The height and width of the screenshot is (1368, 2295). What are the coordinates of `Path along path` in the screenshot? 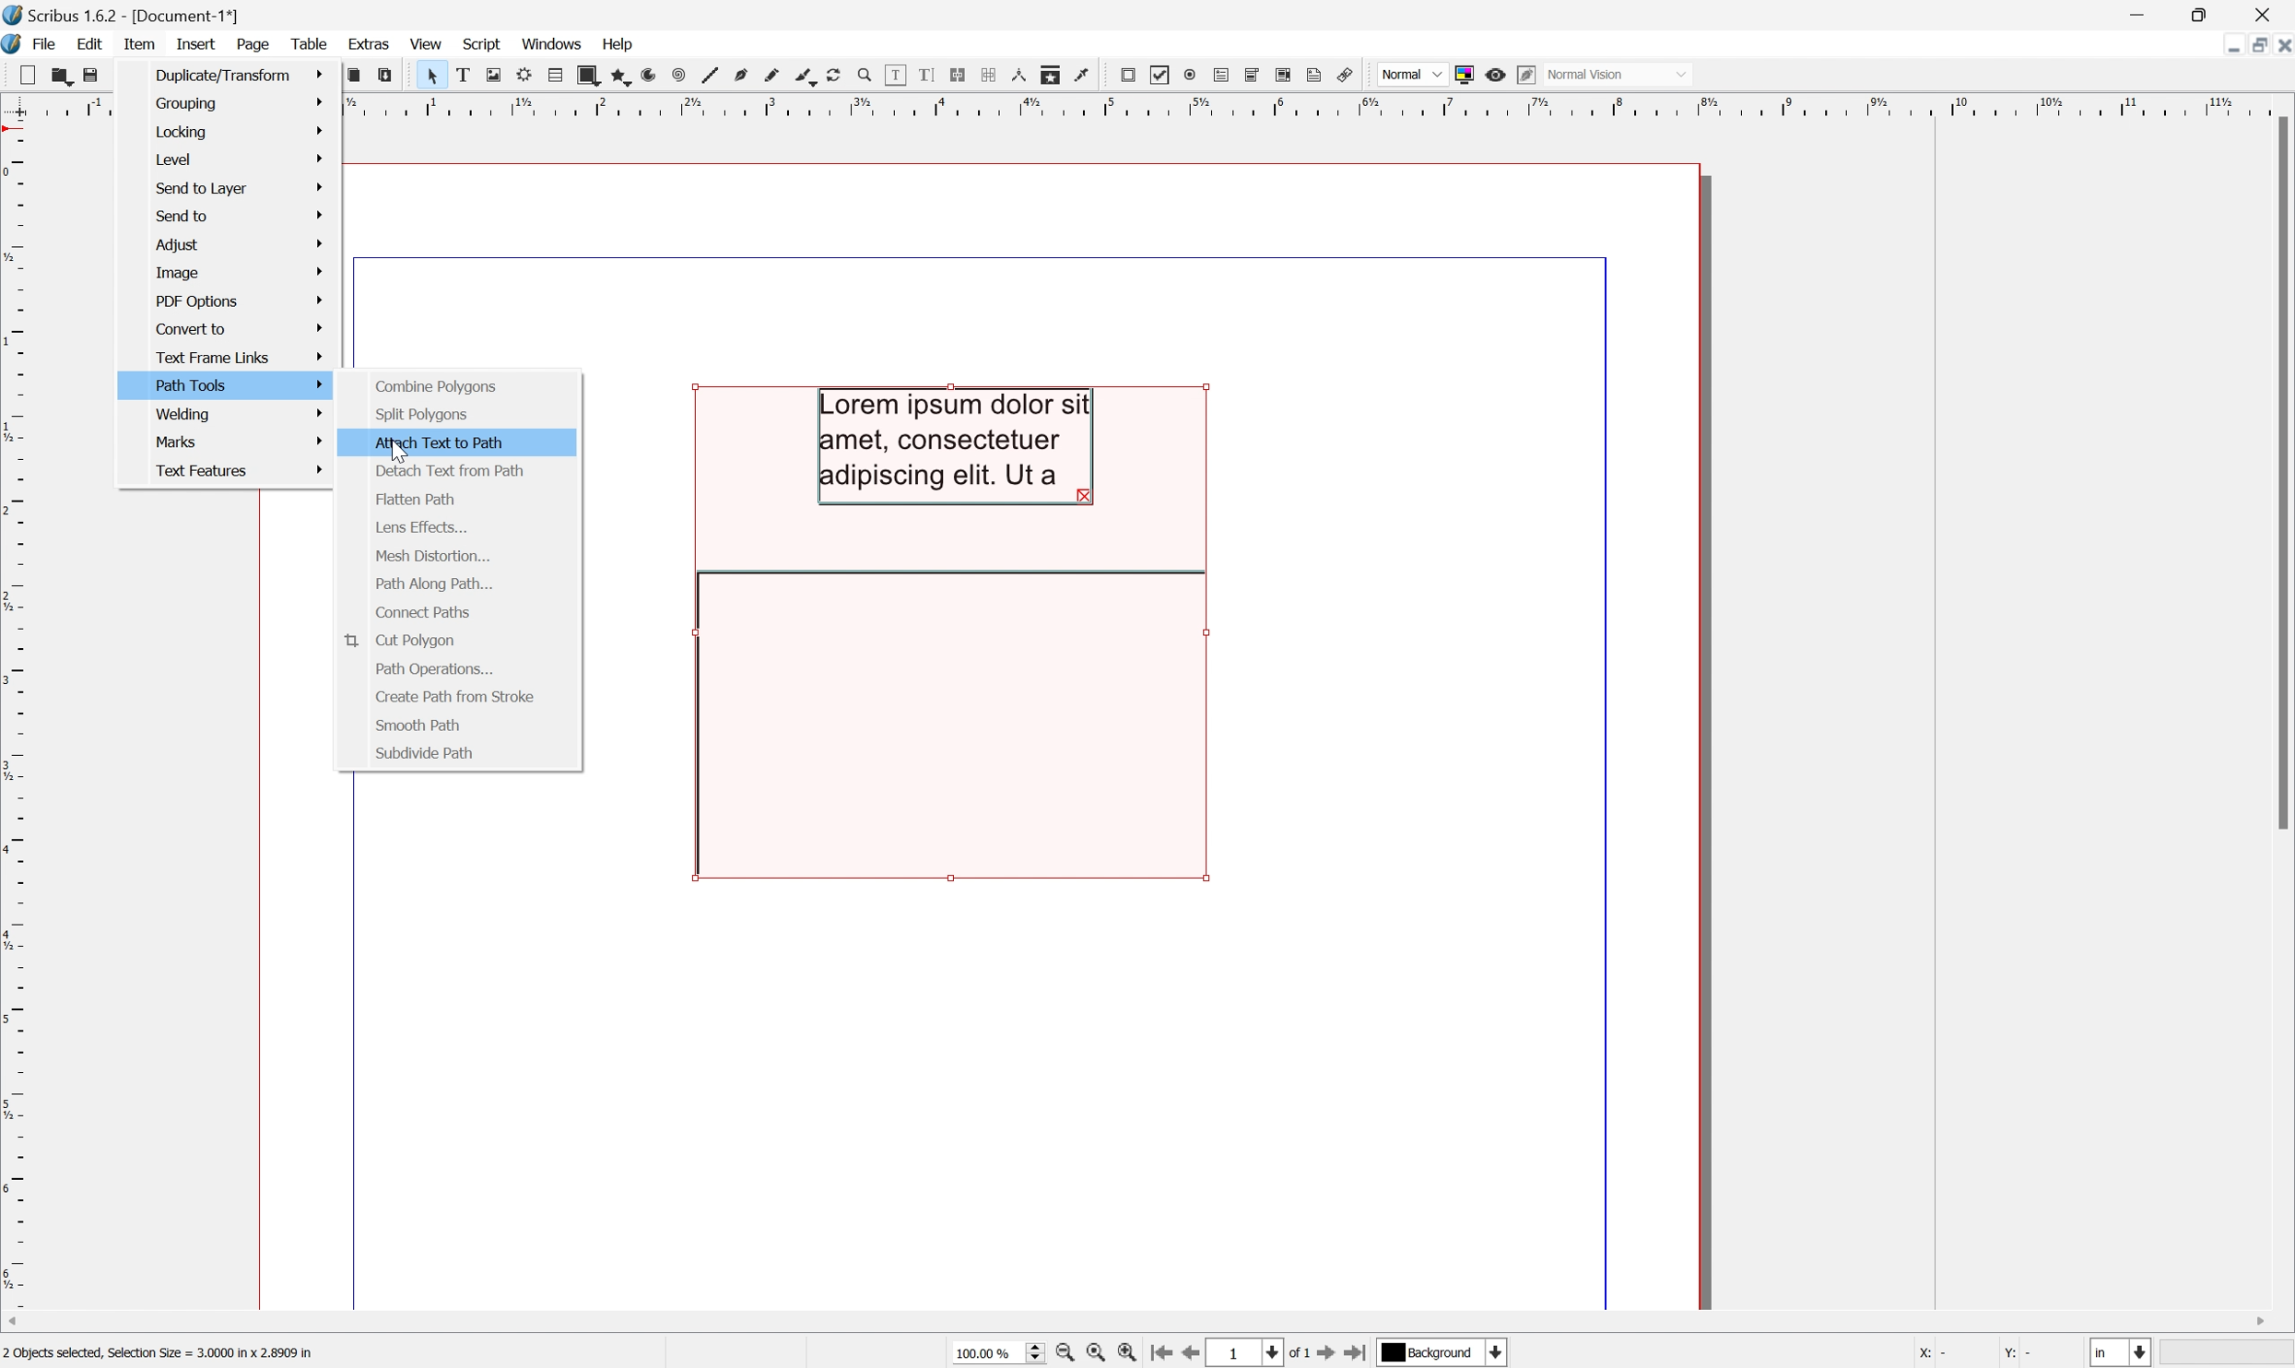 It's located at (435, 584).